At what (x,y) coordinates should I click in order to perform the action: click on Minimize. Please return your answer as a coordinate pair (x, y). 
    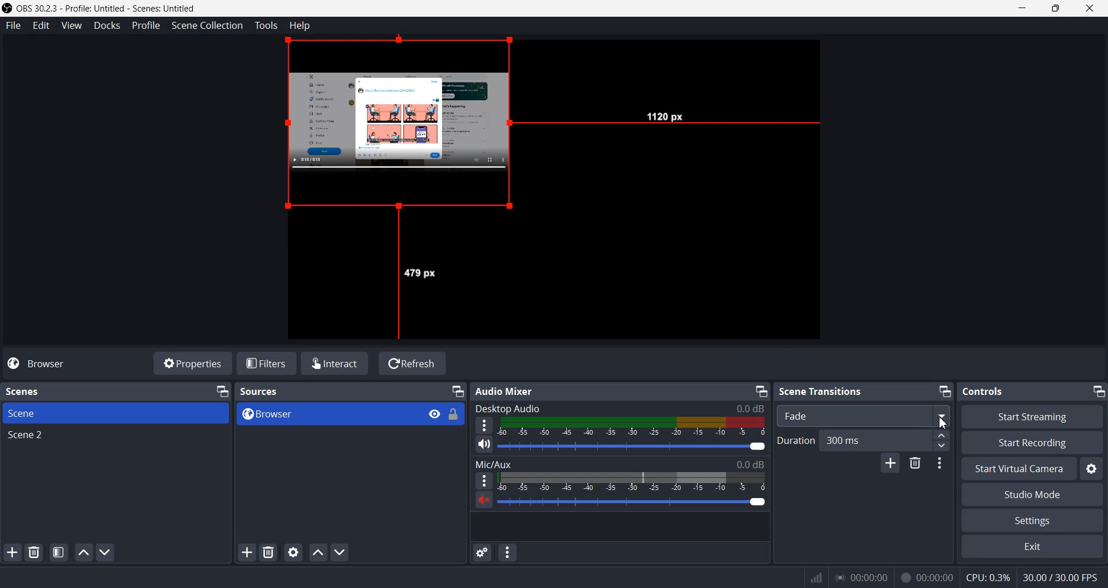
    Looking at the image, I should click on (944, 390).